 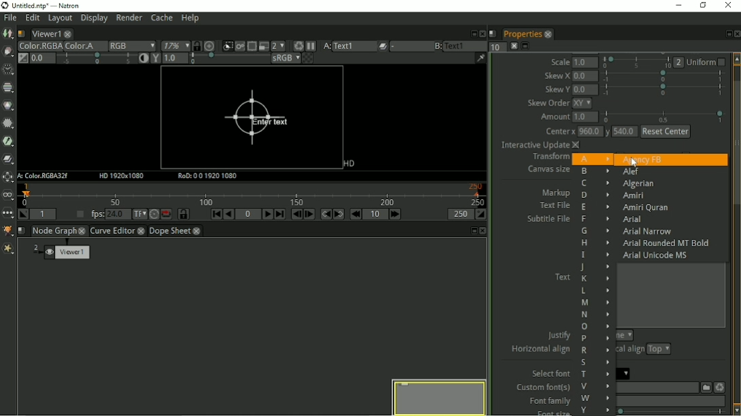 I want to click on 2, so click(x=679, y=62).